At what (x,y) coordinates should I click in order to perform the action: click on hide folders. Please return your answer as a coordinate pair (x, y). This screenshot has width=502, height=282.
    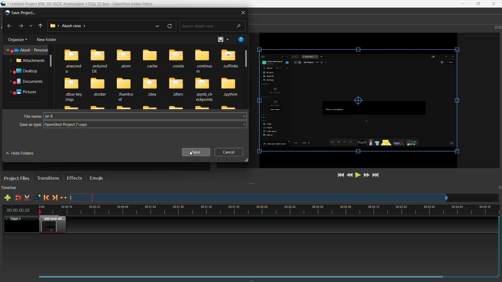
    Looking at the image, I should click on (20, 154).